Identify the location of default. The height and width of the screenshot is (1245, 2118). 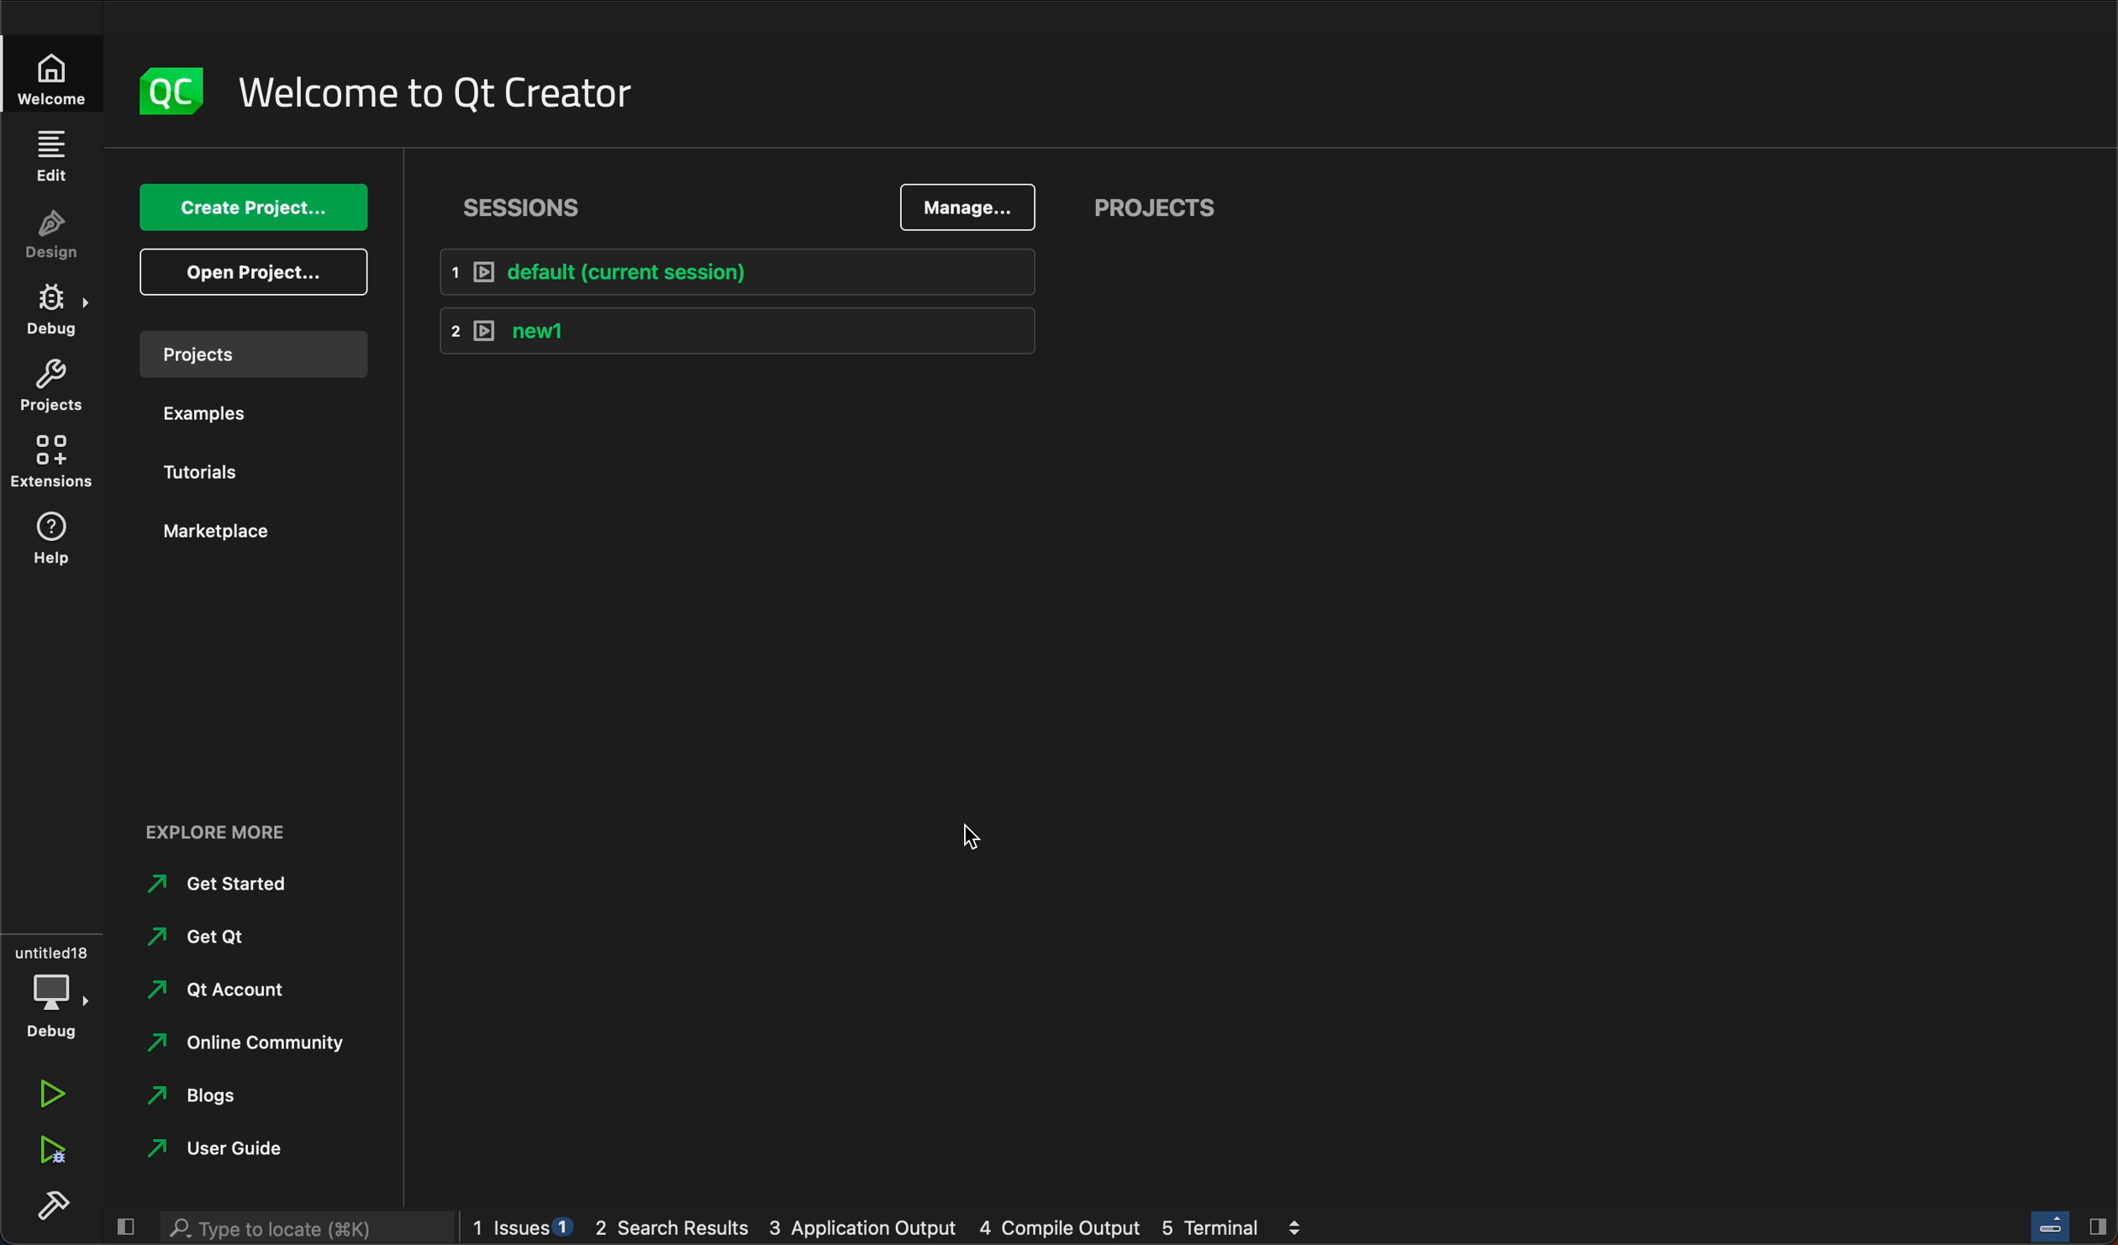
(748, 270).